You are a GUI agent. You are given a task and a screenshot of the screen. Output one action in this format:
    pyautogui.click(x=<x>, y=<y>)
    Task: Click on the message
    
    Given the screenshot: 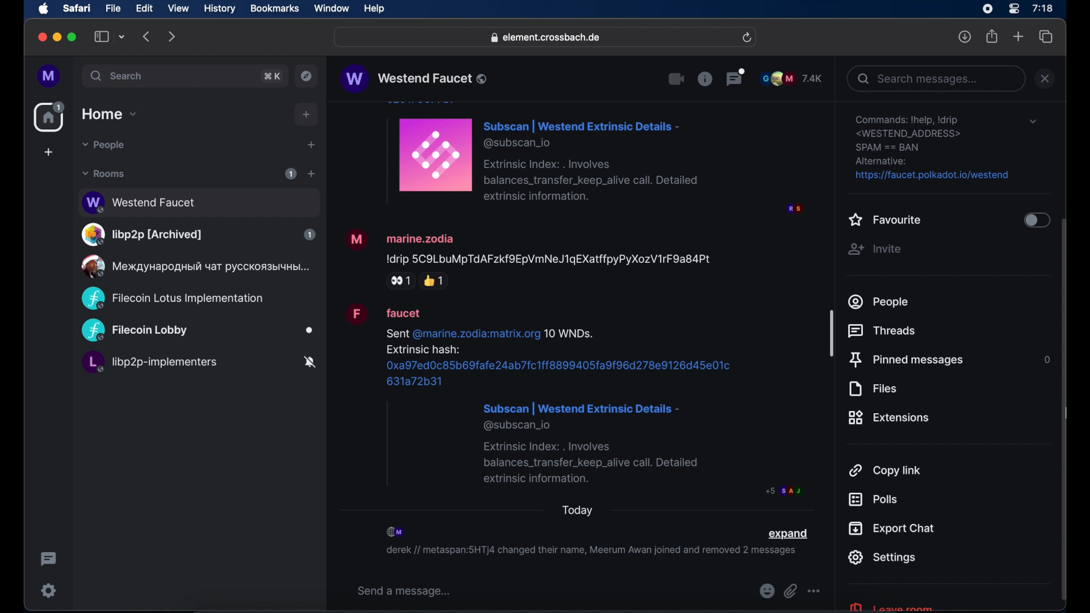 What is the action you would take?
    pyautogui.click(x=529, y=258)
    